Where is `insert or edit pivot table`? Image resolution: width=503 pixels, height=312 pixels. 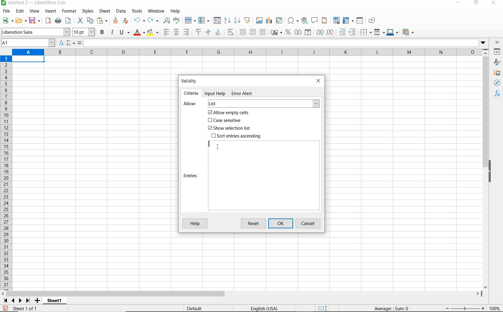 insert or edit pivot table is located at coordinates (280, 21).